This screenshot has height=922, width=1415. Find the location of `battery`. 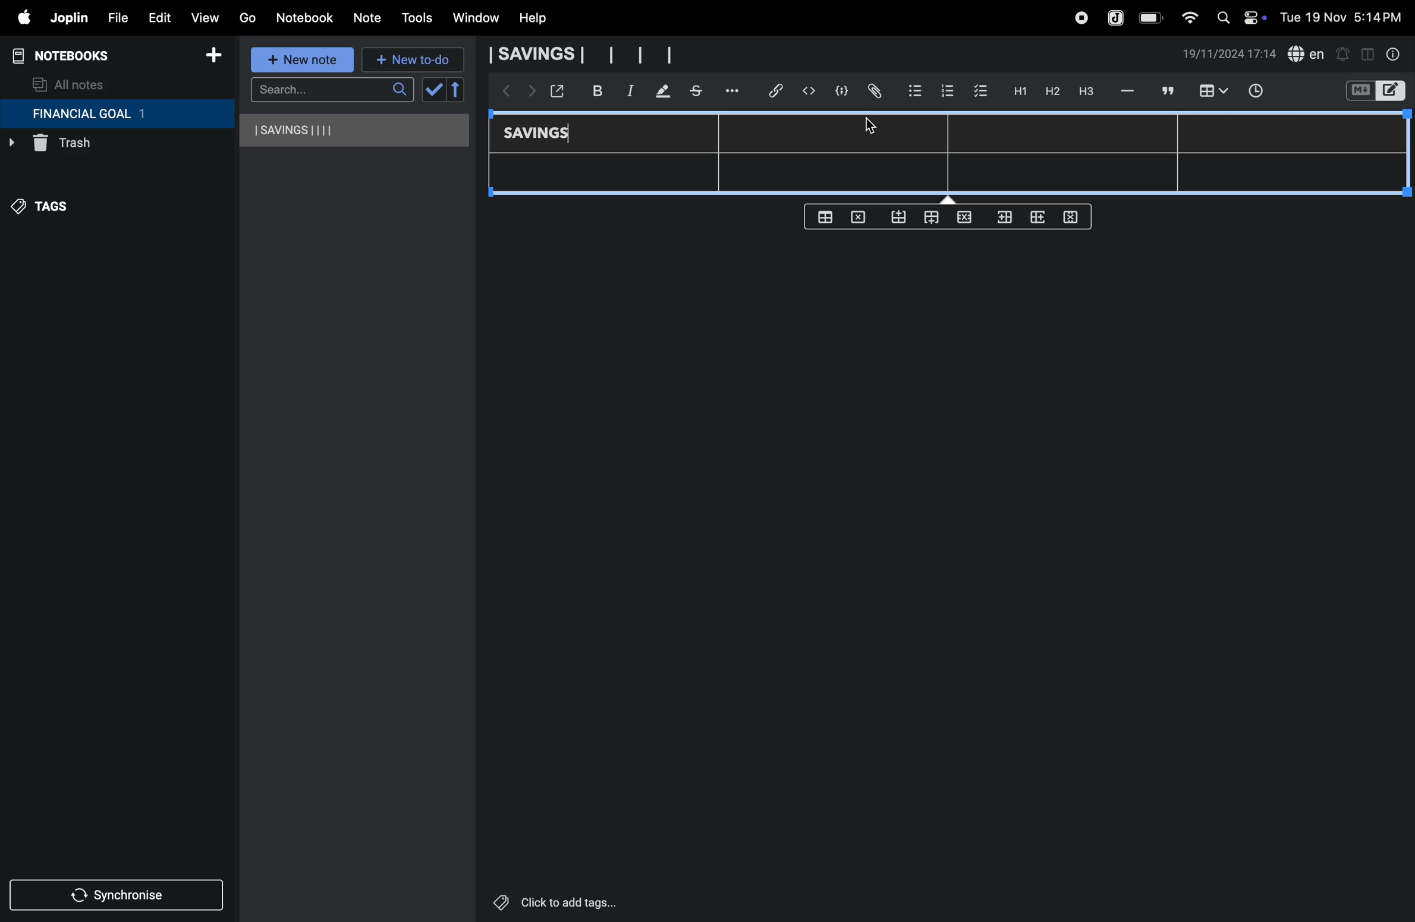

battery is located at coordinates (1152, 18).